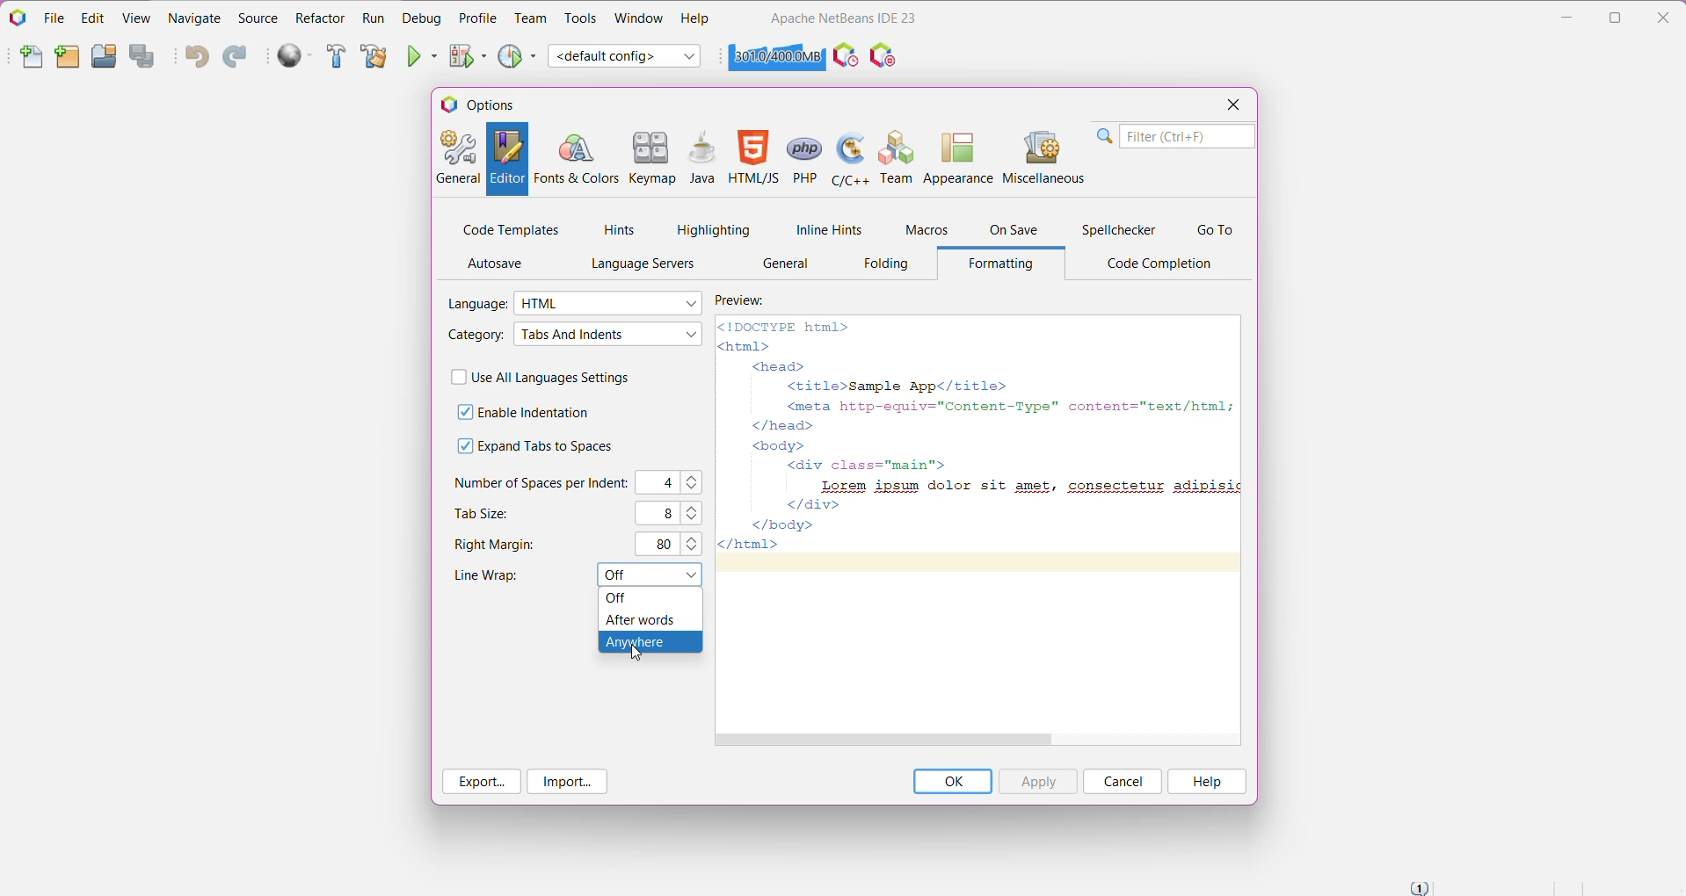 This screenshot has width=1686, height=896. I want to click on Apply, so click(1037, 781).